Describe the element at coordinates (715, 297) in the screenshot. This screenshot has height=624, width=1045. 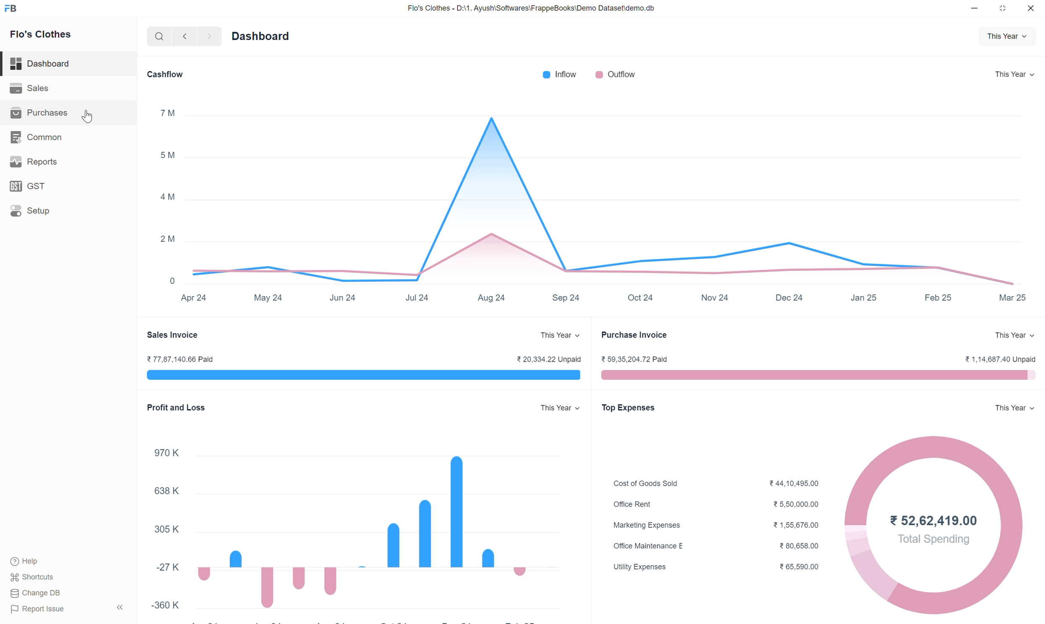
I see `Nov 24` at that location.